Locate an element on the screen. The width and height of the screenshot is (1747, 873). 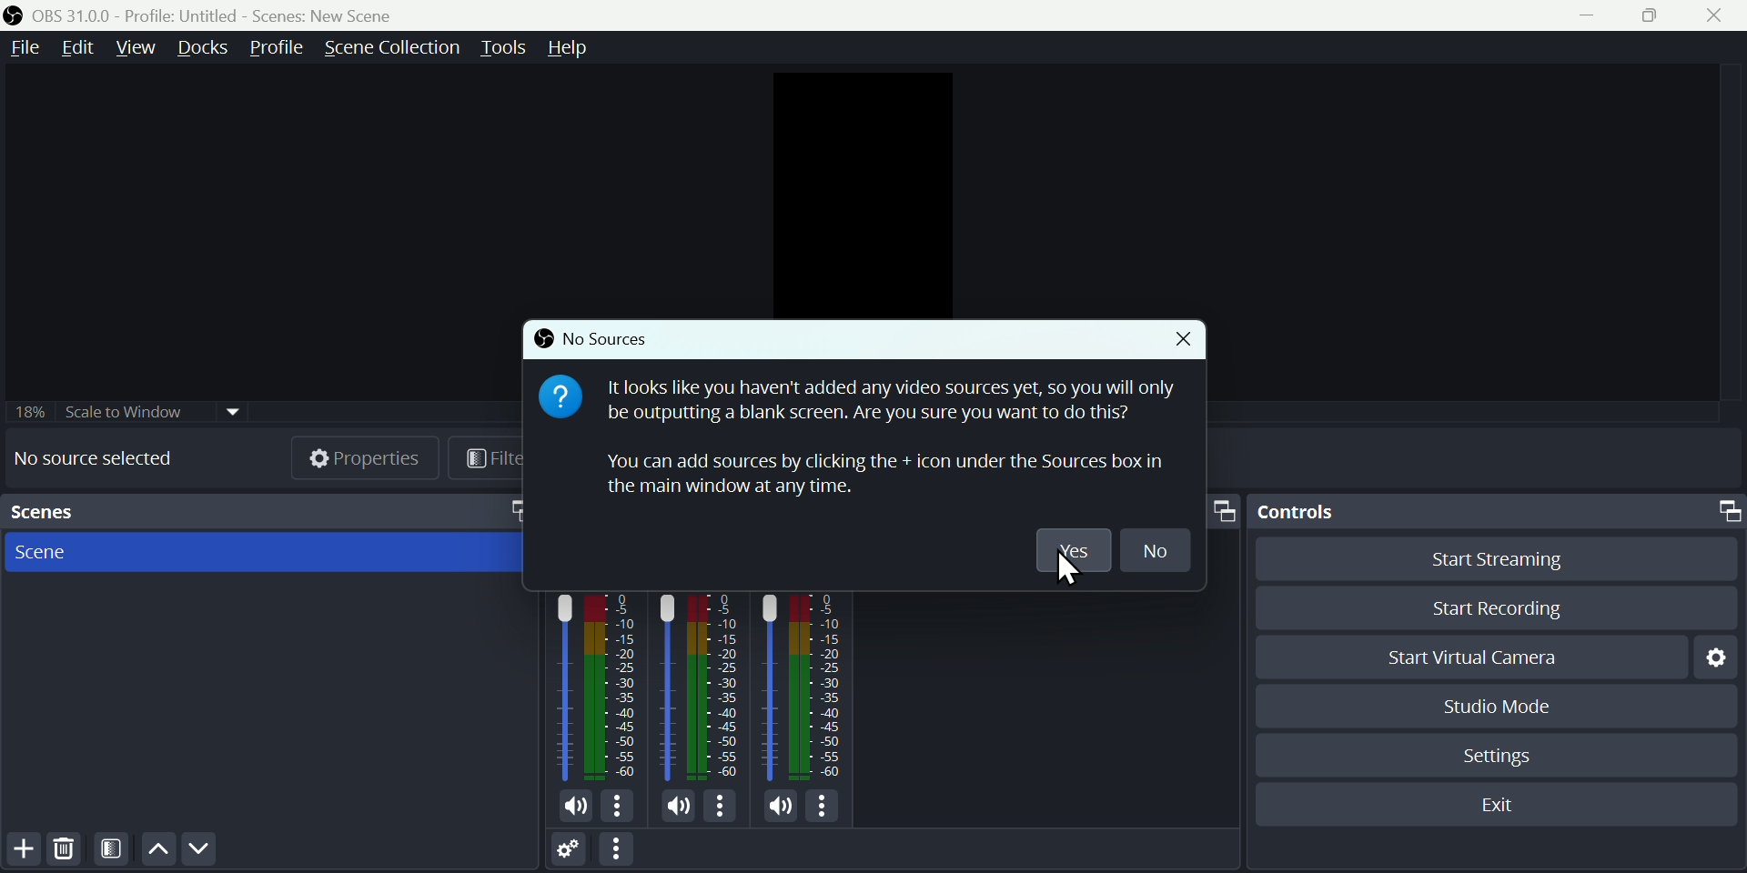
scenes is located at coordinates (255, 514).